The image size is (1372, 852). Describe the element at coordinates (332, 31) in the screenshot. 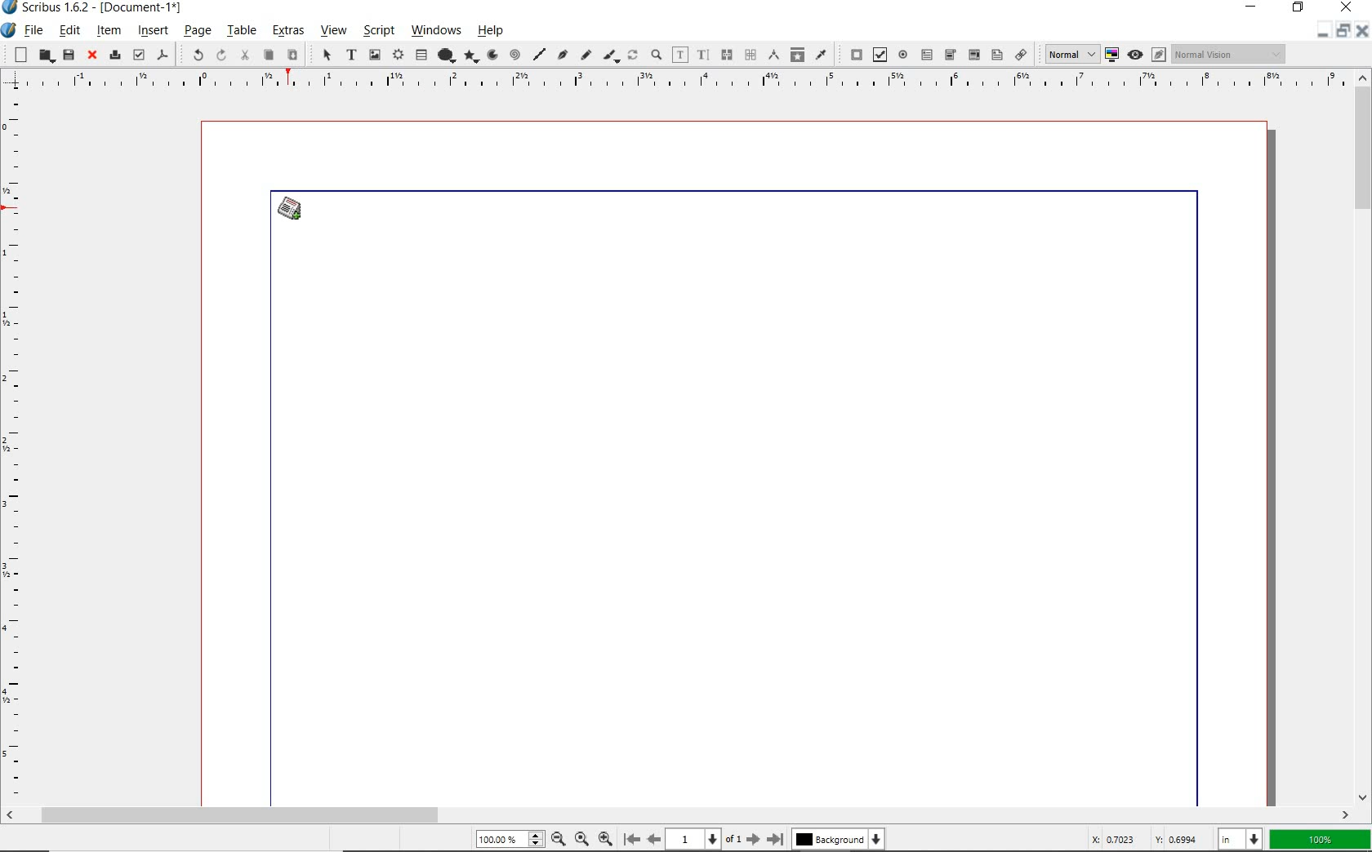

I see `view` at that location.